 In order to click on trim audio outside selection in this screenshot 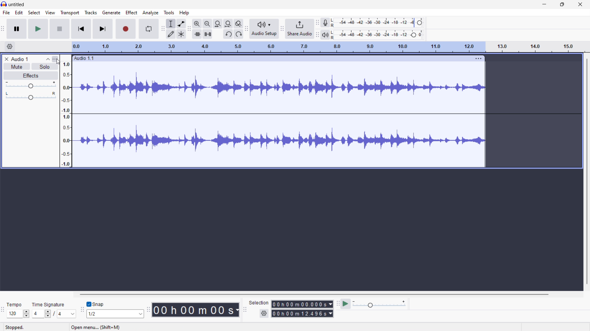, I will do `click(197, 34)`.